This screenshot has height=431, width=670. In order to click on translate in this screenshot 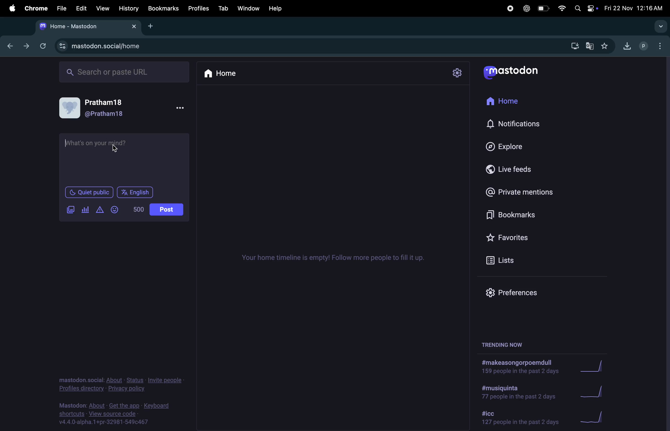, I will do `click(589, 46)`.